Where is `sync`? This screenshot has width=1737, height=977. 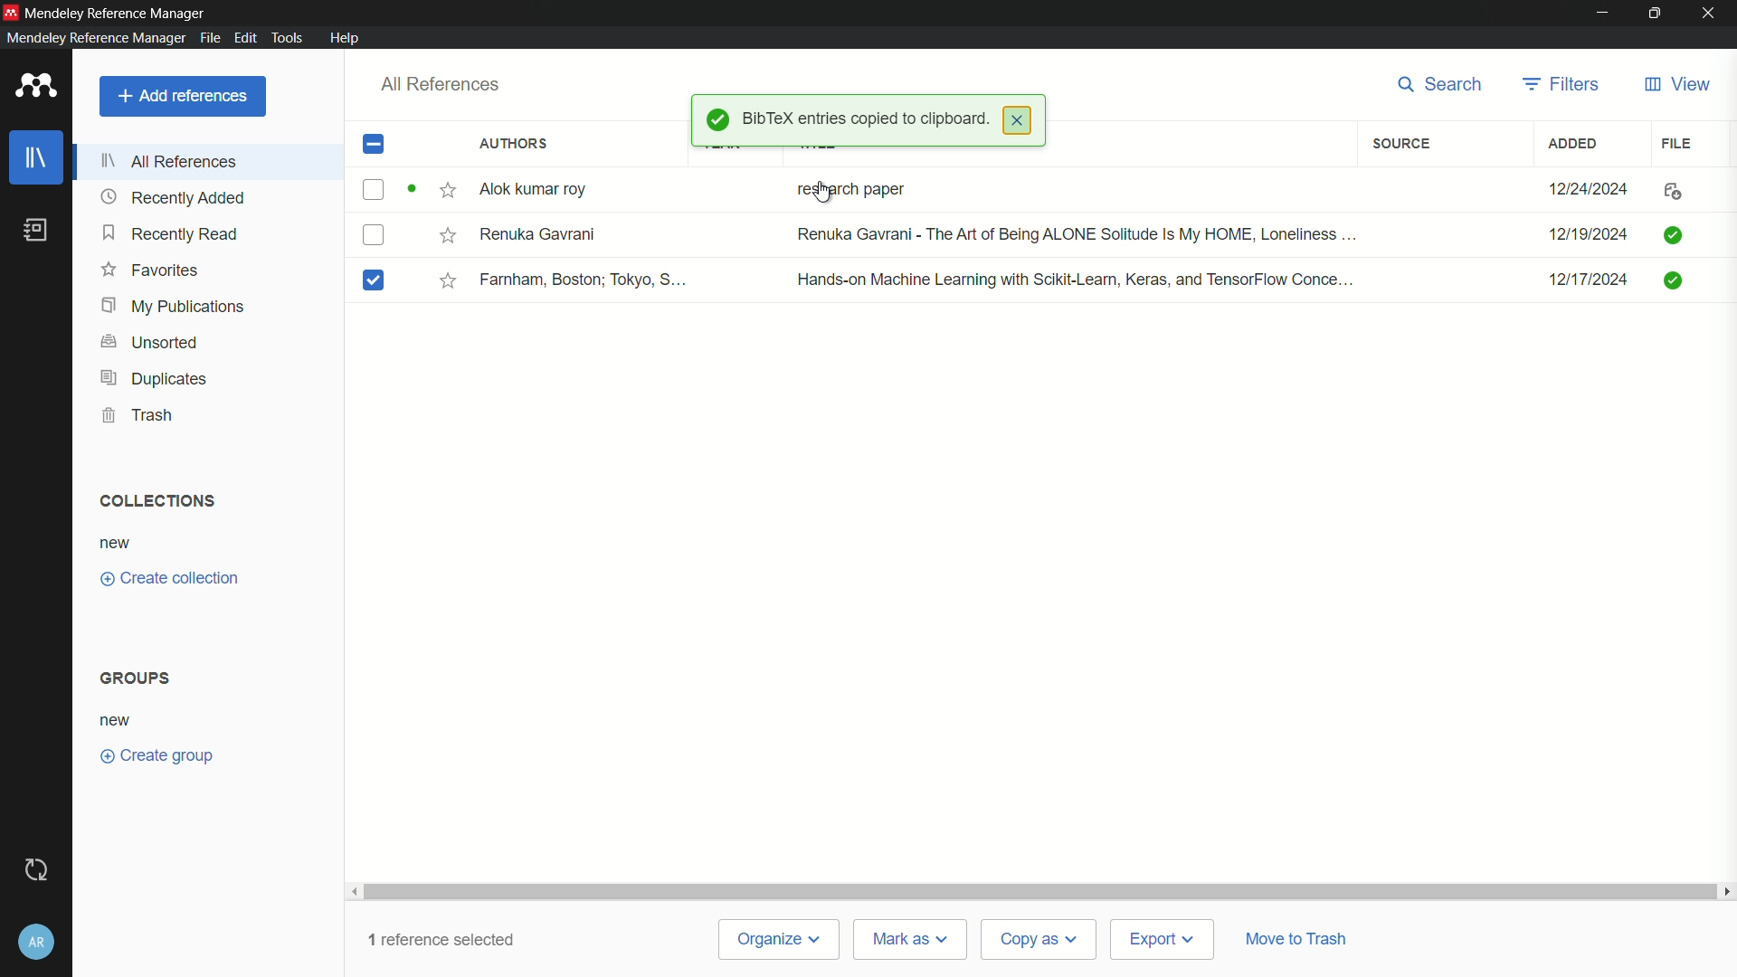 sync is located at coordinates (40, 868).